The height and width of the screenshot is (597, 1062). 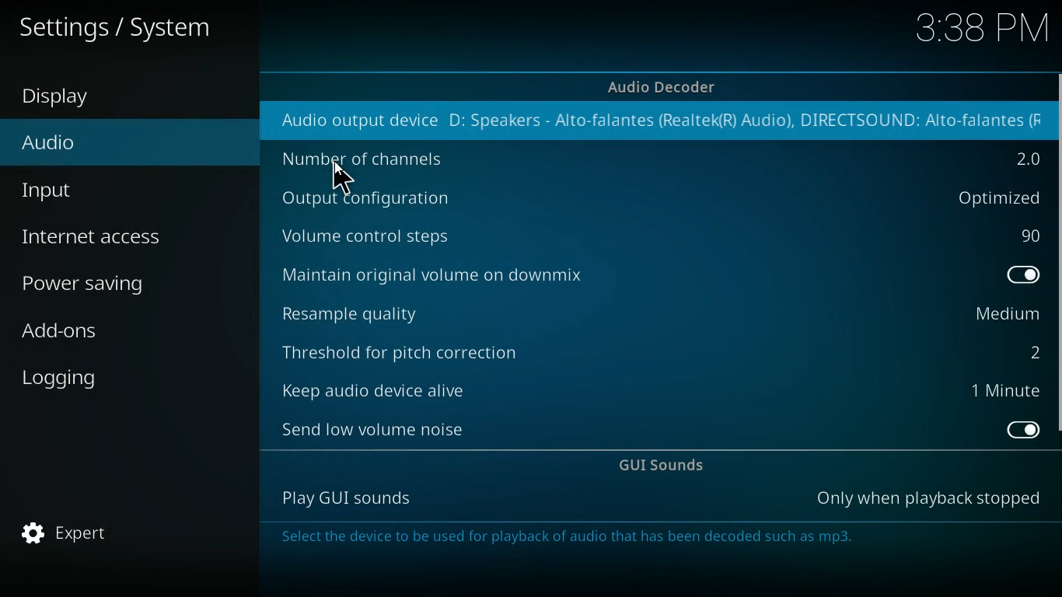 I want to click on output configuration, so click(x=375, y=201).